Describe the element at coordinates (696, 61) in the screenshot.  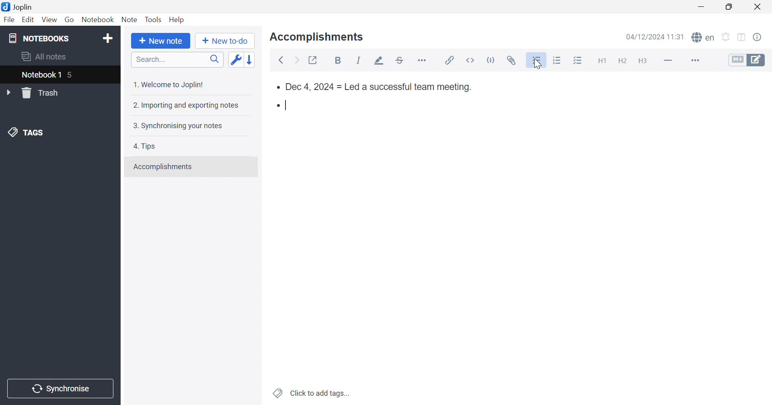
I see `More` at that location.